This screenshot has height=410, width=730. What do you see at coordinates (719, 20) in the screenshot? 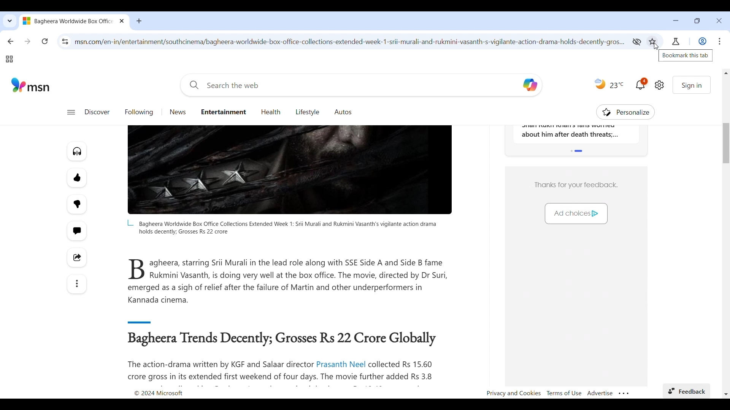
I see `Close interface ` at bounding box center [719, 20].